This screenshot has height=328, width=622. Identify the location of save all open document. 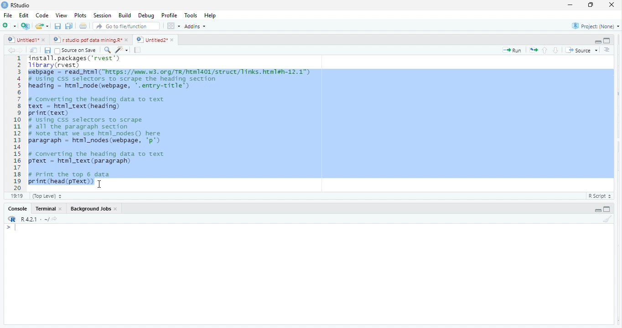
(68, 26).